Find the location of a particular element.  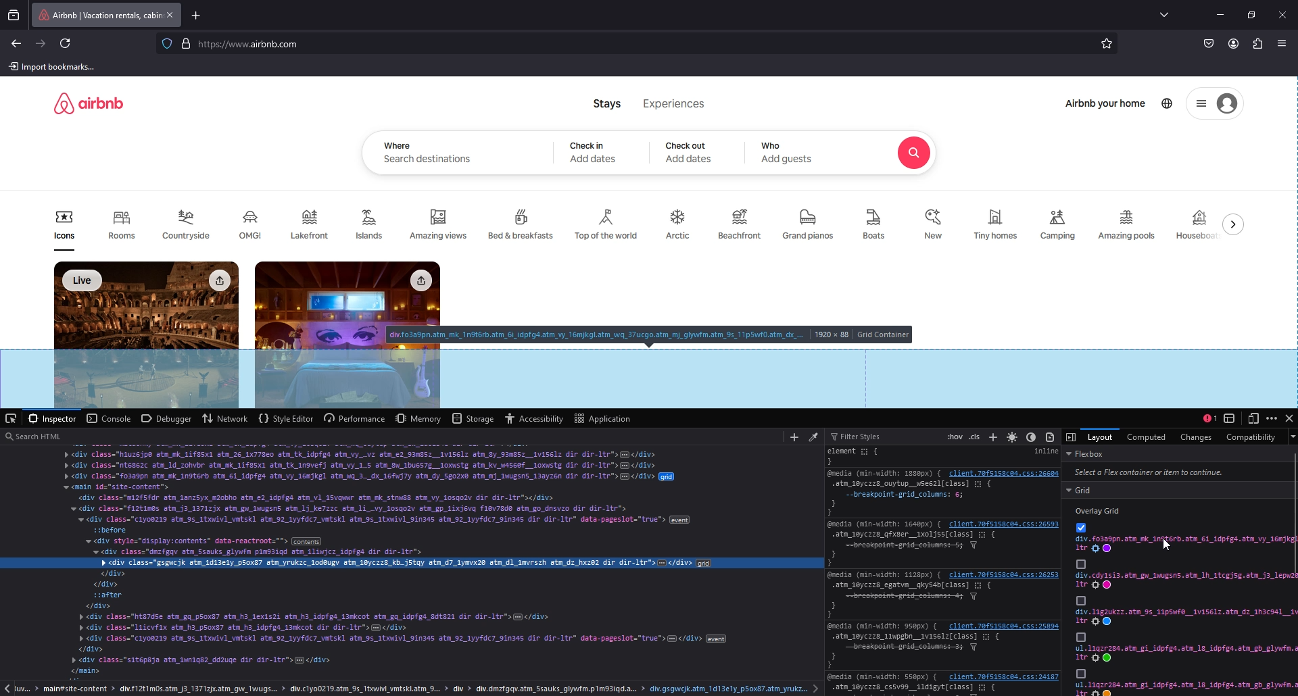

path is located at coordinates (414, 689).